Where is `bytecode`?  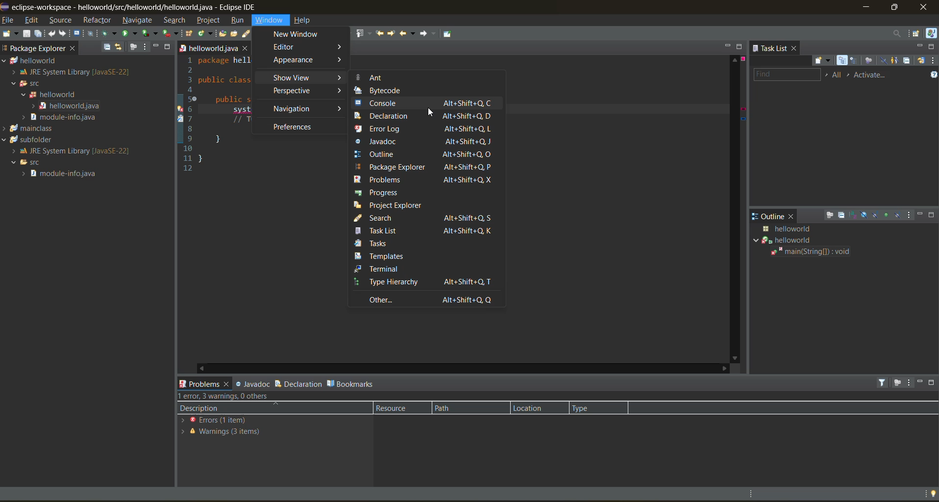 bytecode is located at coordinates (385, 91).